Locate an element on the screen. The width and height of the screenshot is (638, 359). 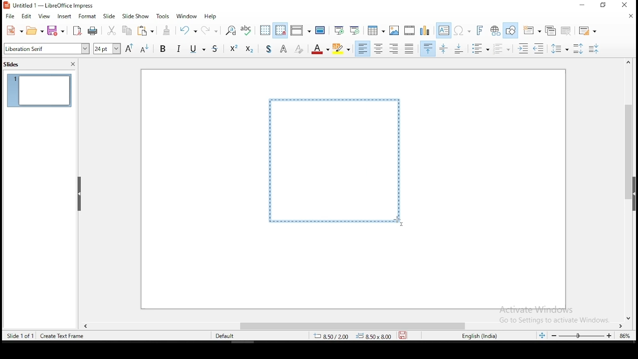
align bottom is located at coordinates (458, 49).